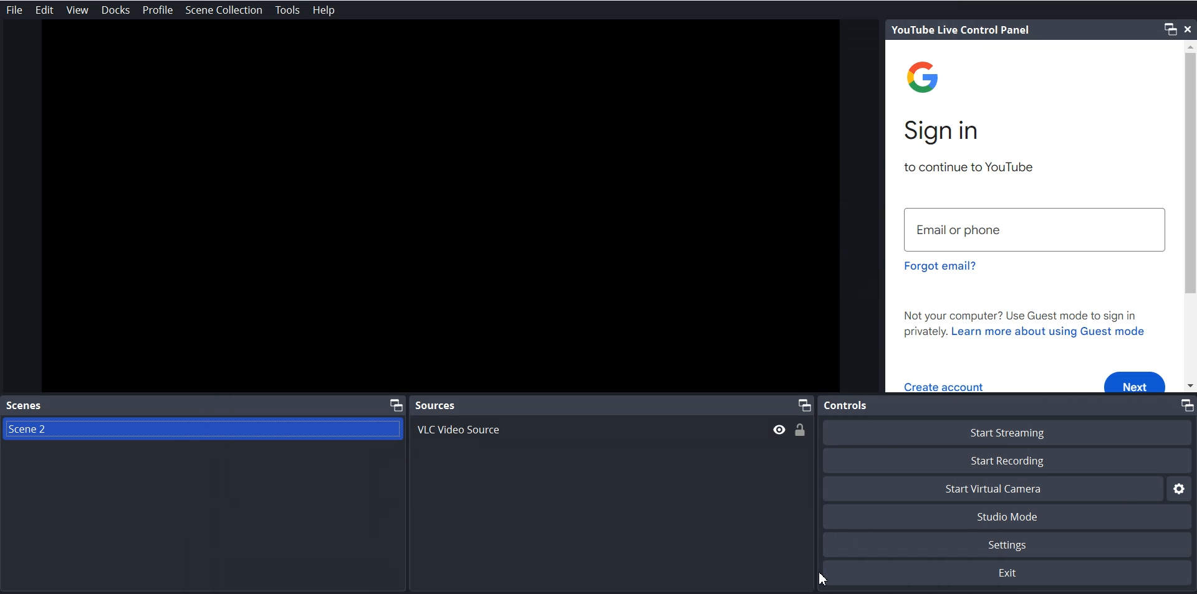 Image resolution: width=1197 pixels, height=594 pixels. Describe the element at coordinates (1137, 380) in the screenshot. I see `next` at that location.